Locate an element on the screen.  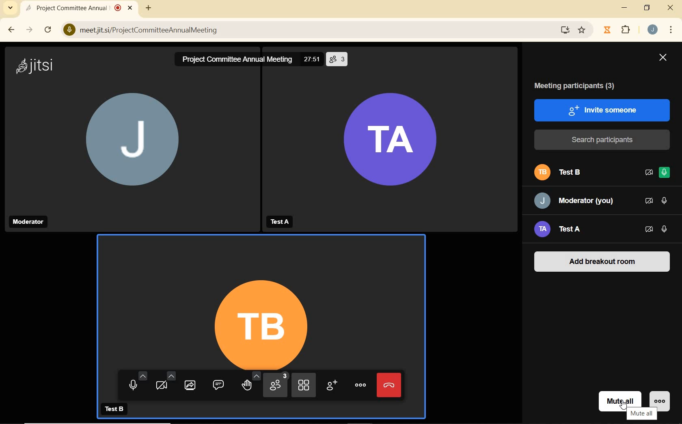
close tab is located at coordinates (129, 8).